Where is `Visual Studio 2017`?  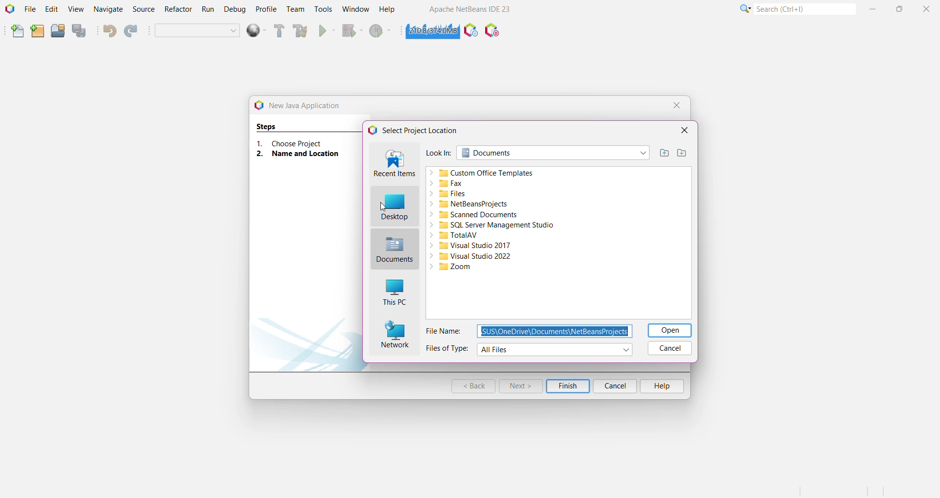
Visual Studio 2017 is located at coordinates (554, 246).